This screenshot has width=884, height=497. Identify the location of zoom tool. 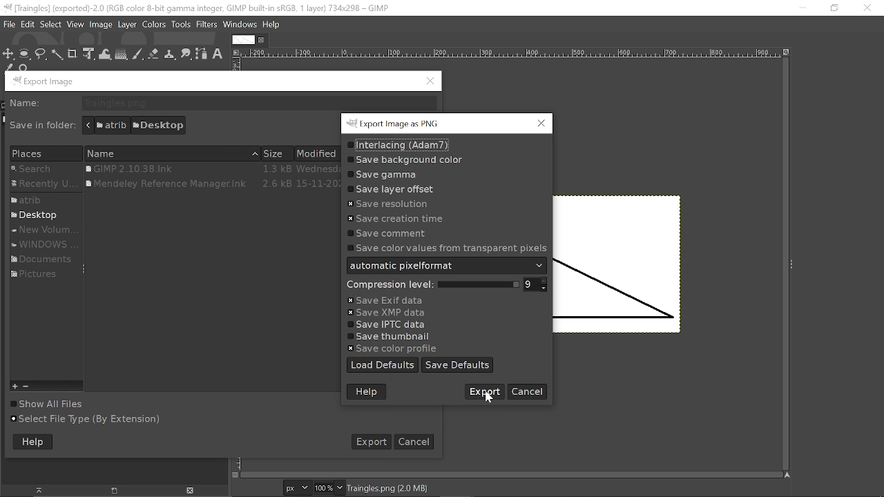
(25, 68).